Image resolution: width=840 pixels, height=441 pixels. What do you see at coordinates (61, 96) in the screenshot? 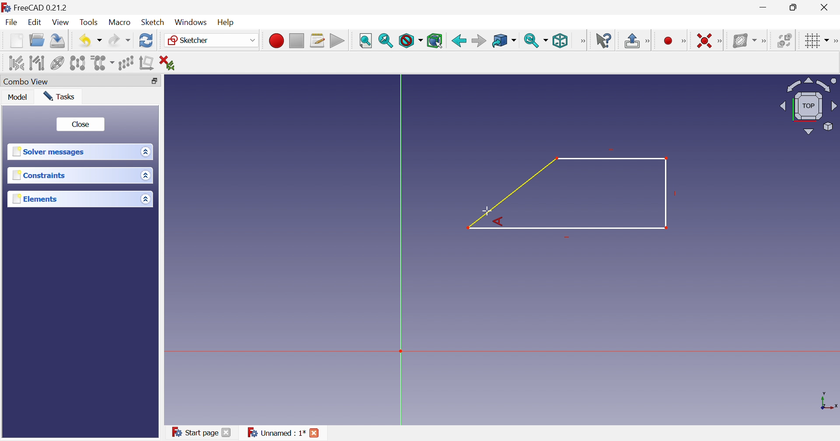
I see `Tasks` at bounding box center [61, 96].